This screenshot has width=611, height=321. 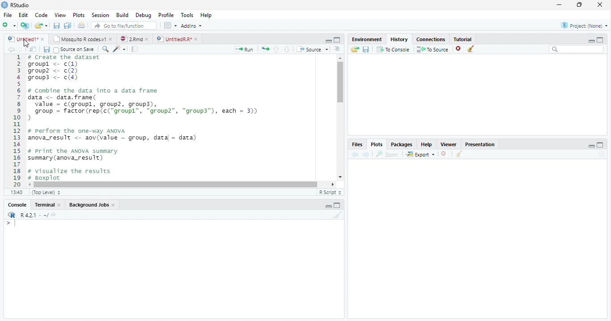 I want to click on New file, so click(x=8, y=25).